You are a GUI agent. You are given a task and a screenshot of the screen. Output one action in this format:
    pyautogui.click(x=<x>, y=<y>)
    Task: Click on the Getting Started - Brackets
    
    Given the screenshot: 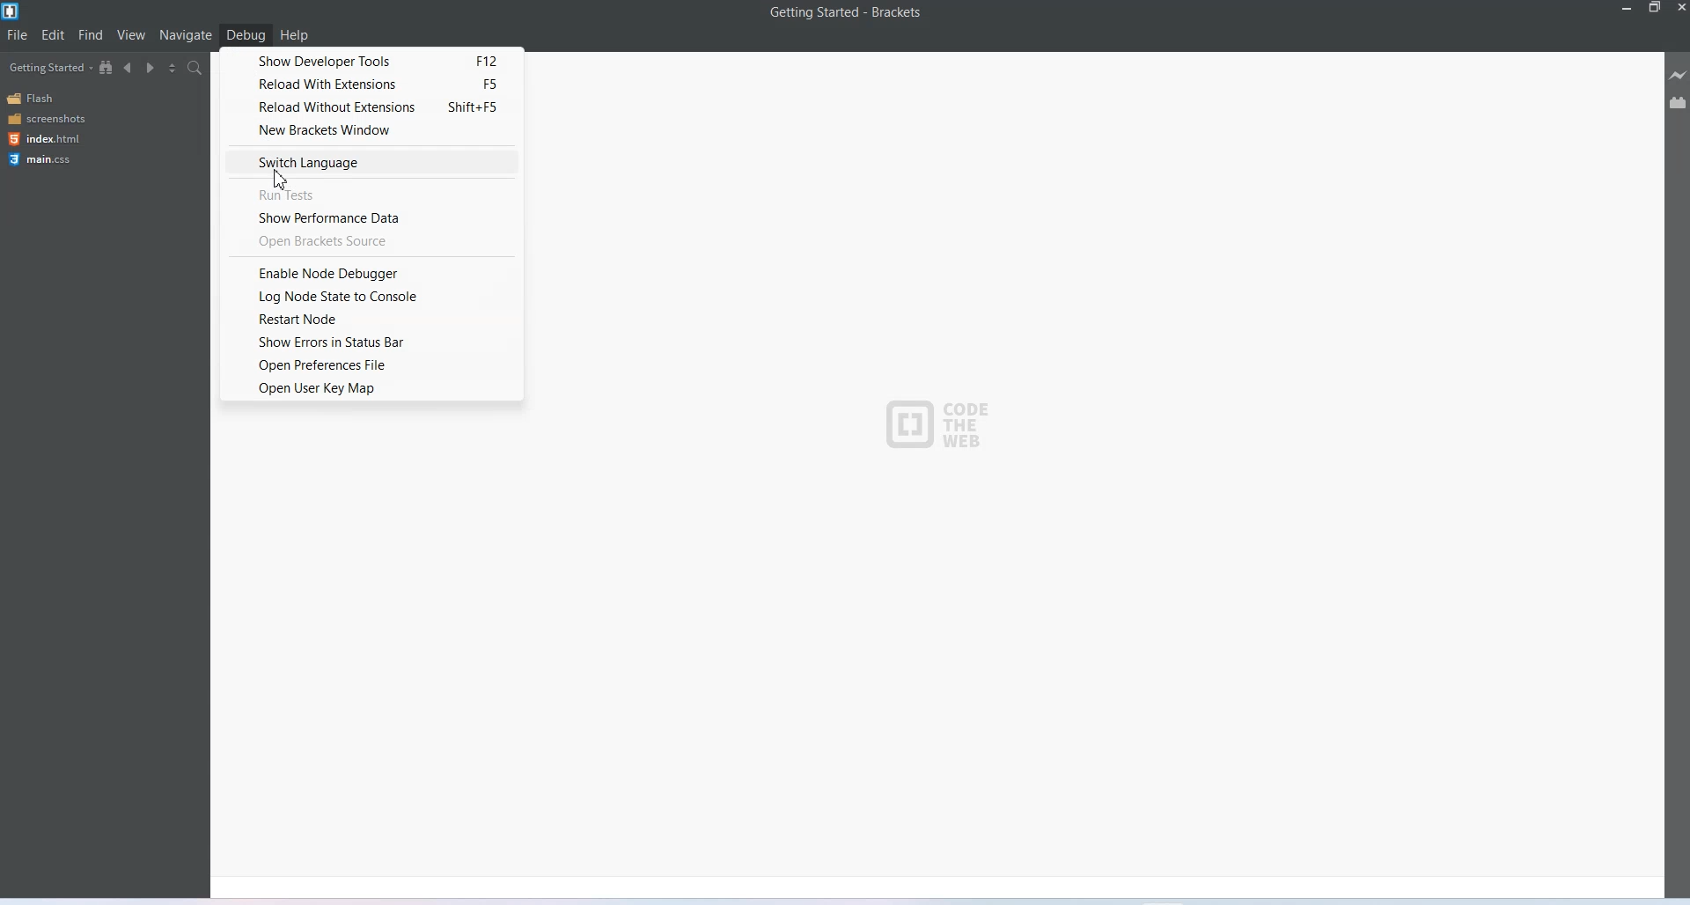 What is the action you would take?
    pyautogui.click(x=845, y=13)
    